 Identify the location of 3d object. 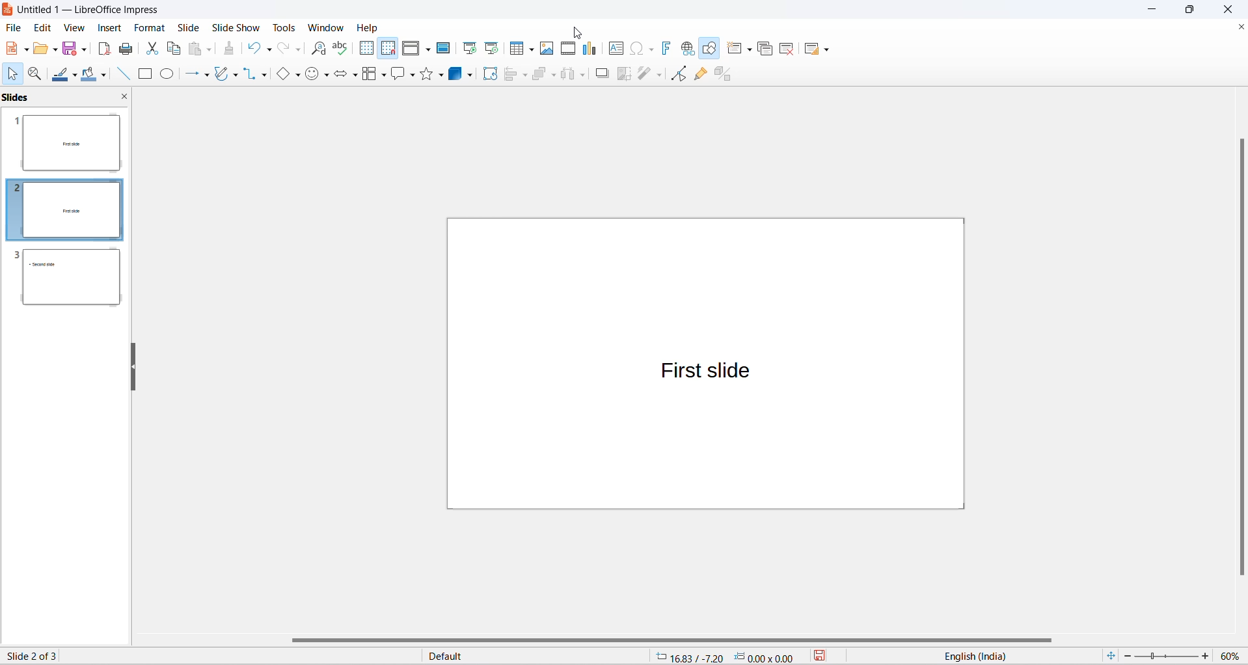
(454, 77).